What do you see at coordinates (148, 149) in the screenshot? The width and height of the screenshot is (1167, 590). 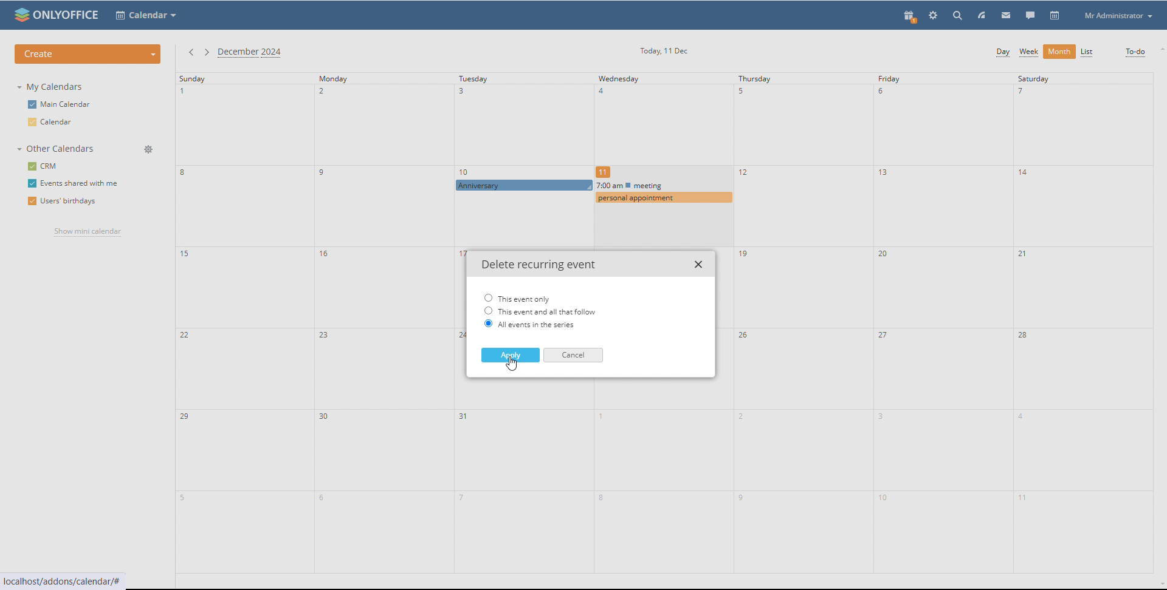 I see `manage` at bounding box center [148, 149].